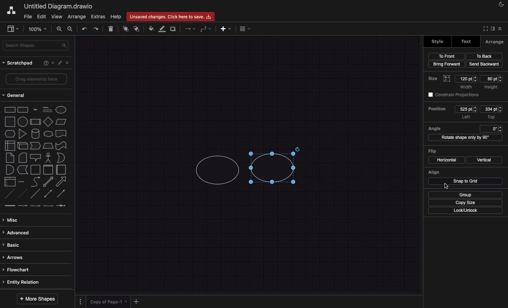 Image resolution: width=508 pixels, height=308 pixels. Describe the element at coordinates (435, 129) in the screenshot. I see `angle` at that location.